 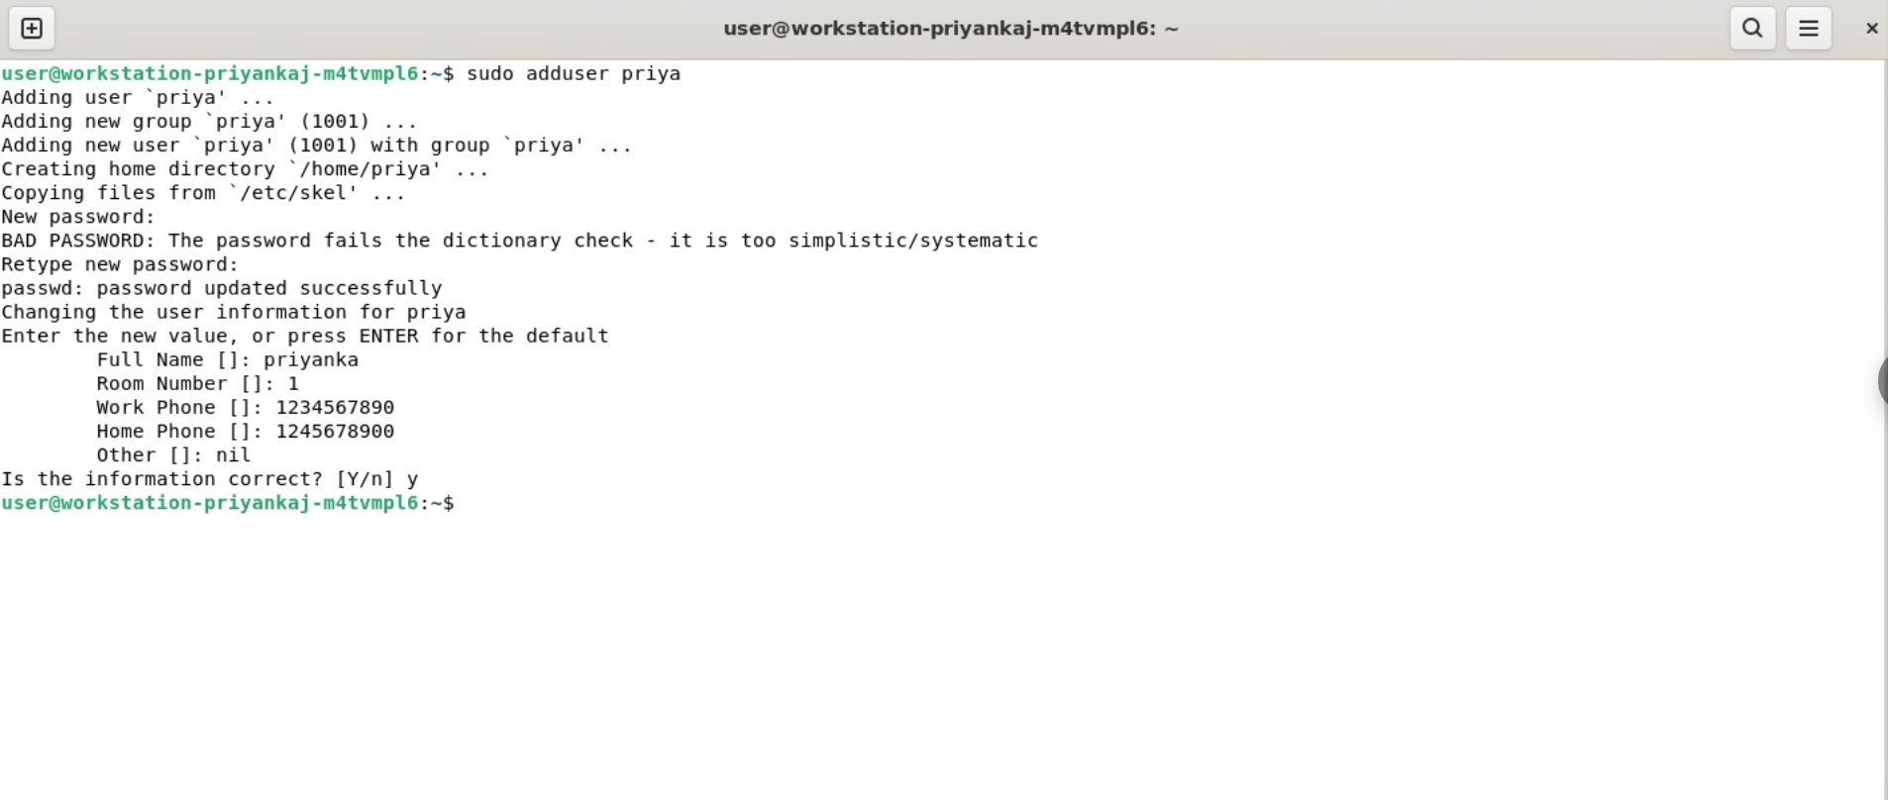 I want to click on menu, so click(x=1811, y=29).